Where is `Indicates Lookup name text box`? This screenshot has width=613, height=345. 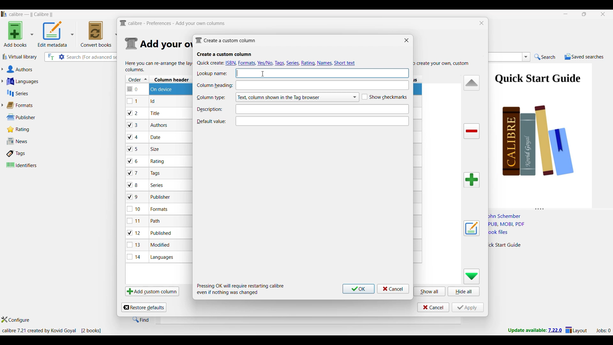
Indicates Lookup name text box is located at coordinates (212, 74).